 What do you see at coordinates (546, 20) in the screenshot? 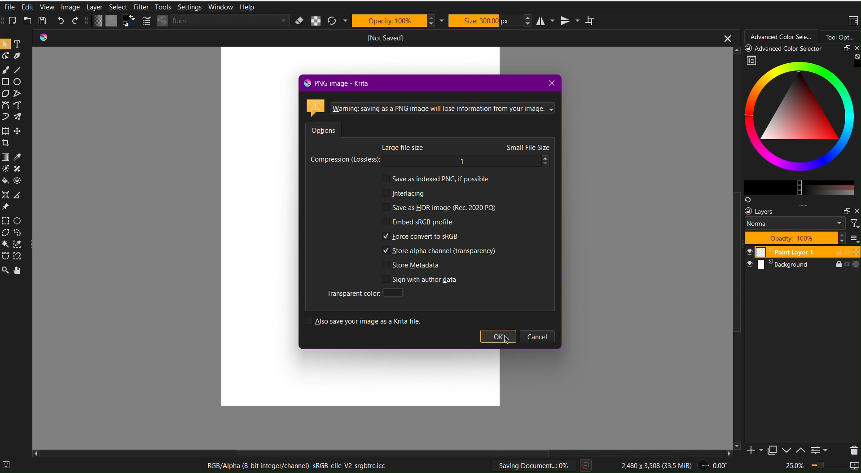
I see `Horizontal Mirror` at bounding box center [546, 20].